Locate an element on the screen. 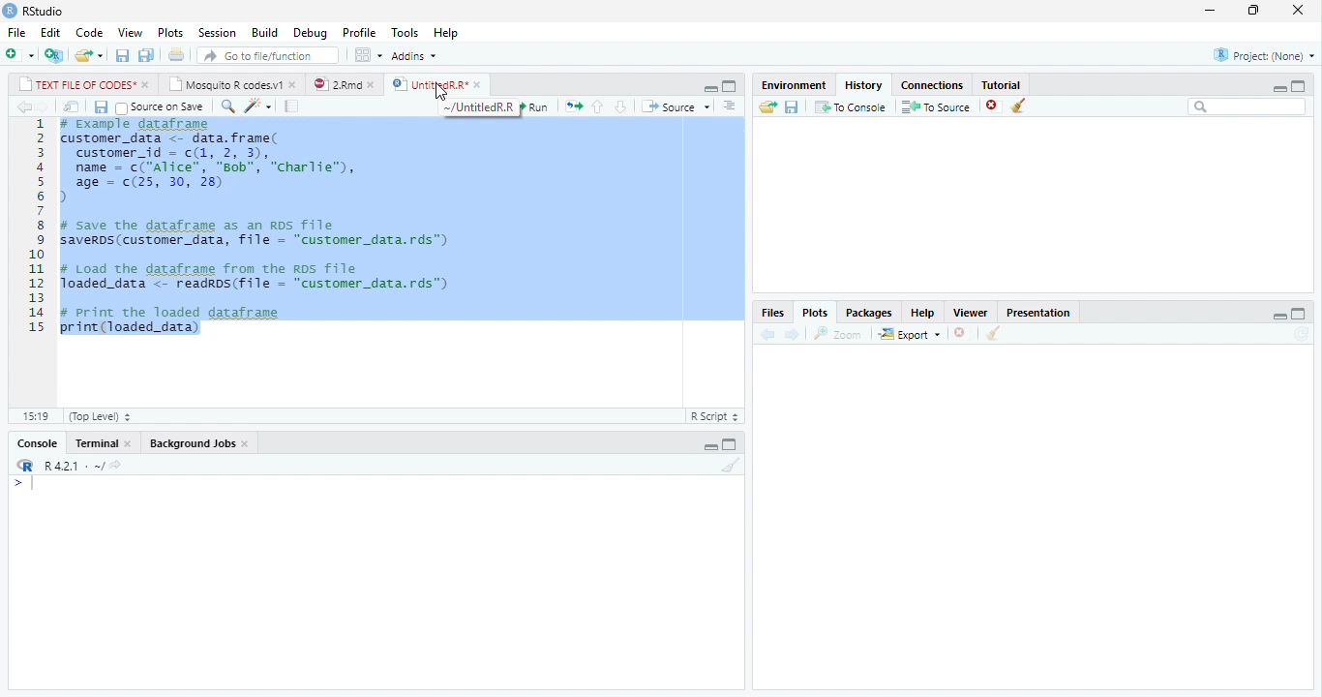  To Source is located at coordinates (935, 106).